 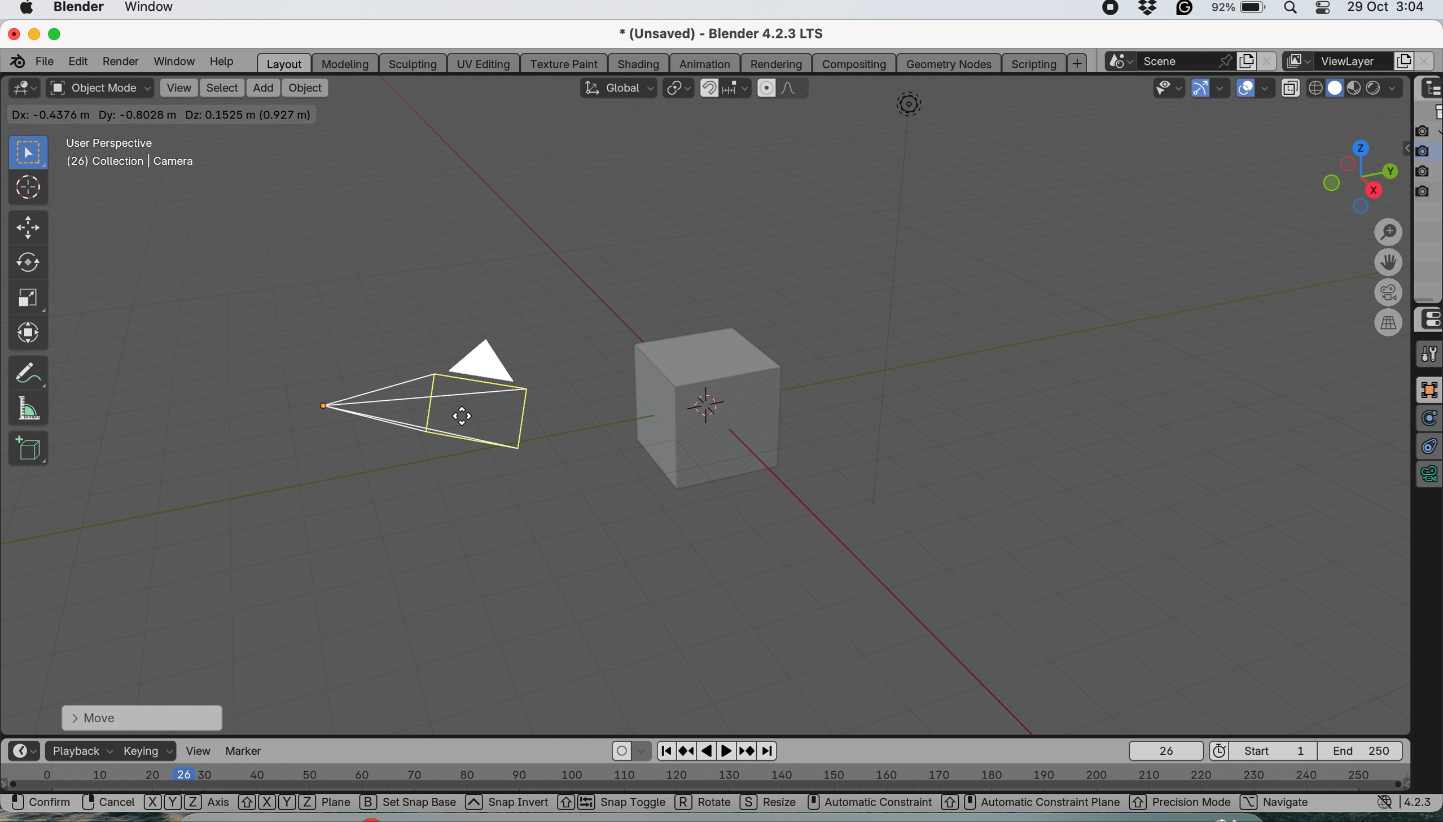 What do you see at coordinates (222, 89) in the screenshot?
I see `select` at bounding box center [222, 89].